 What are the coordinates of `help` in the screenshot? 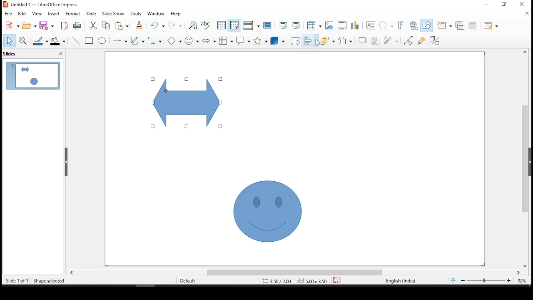 It's located at (176, 15).